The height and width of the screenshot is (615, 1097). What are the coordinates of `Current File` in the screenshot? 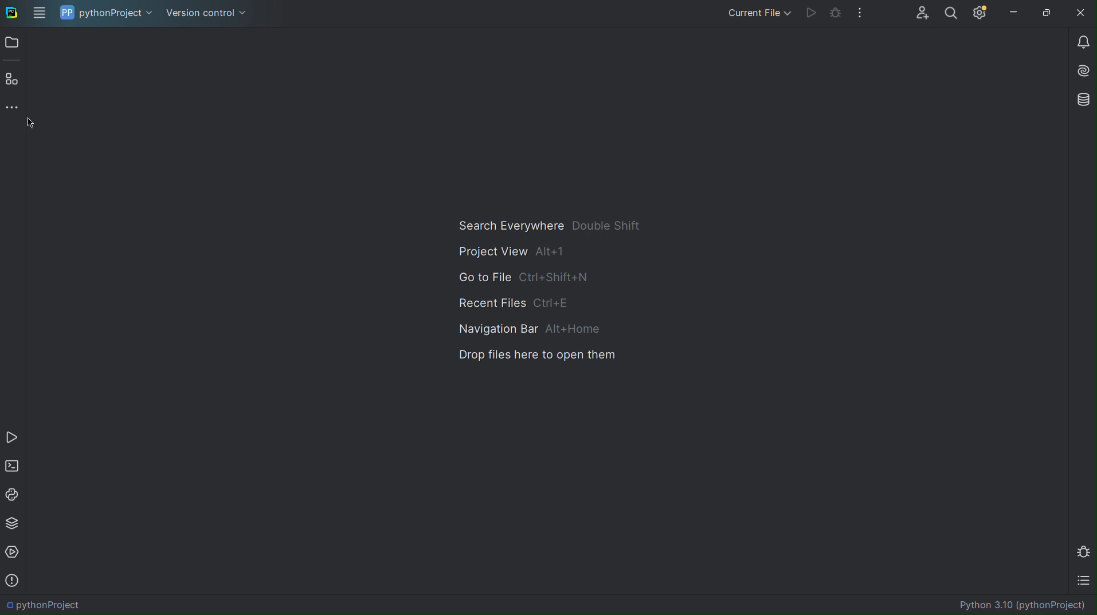 It's located at (757, 14).